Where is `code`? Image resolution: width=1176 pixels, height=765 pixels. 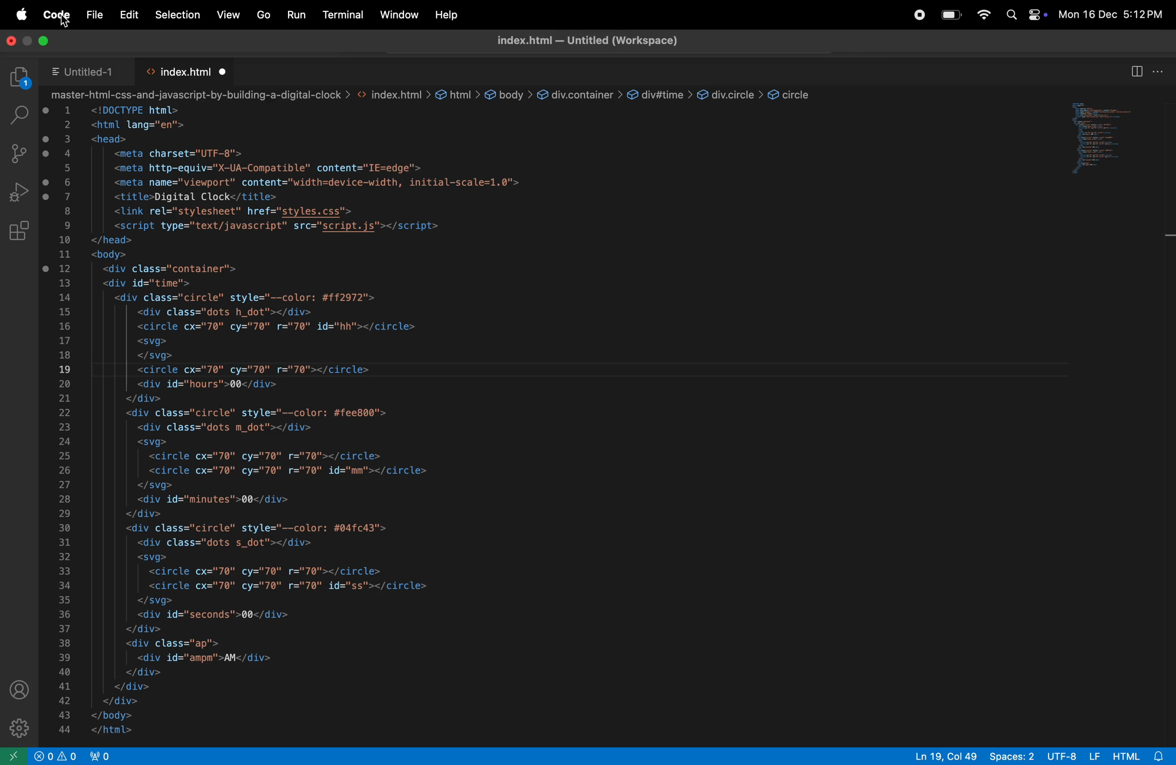
code is located at coordinates (55, 16).